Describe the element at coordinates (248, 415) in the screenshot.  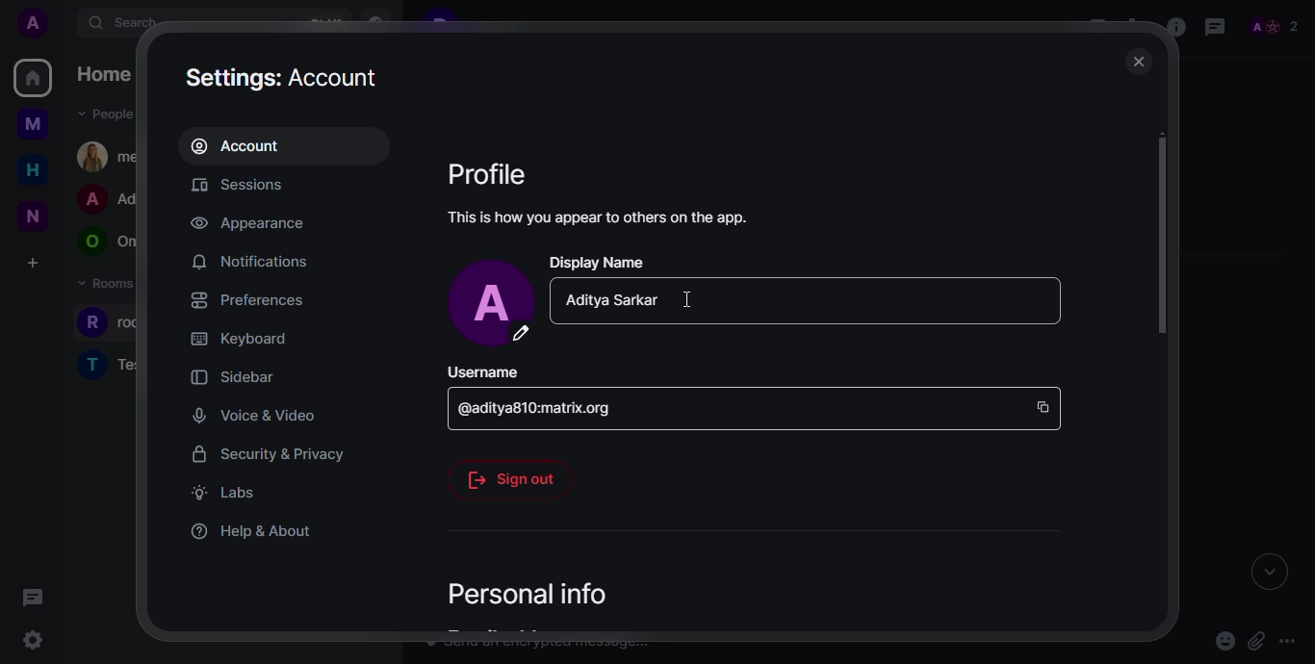
I see `voice & video` at that location.